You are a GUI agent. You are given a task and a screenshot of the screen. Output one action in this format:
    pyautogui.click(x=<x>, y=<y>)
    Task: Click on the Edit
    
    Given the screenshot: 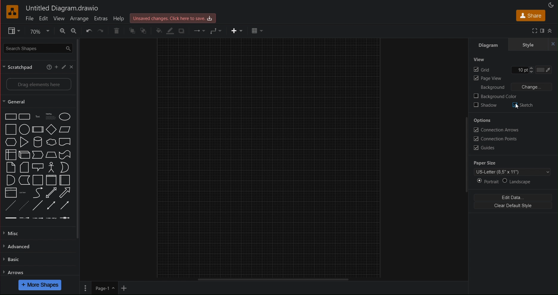 What is the action you would take?
    pyautogui.click(x=45, y=19)
    